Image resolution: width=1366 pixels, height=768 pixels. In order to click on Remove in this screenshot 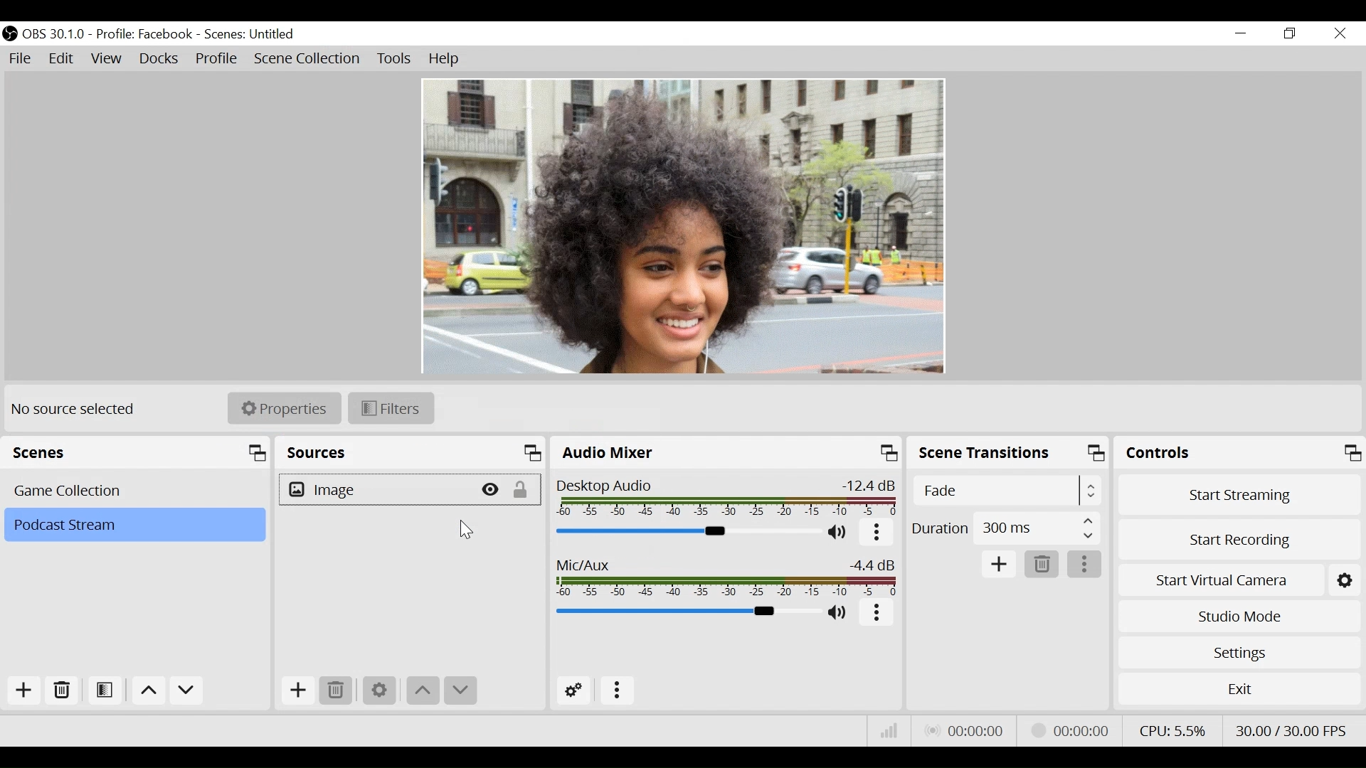, I will do `click(63, 689)`.